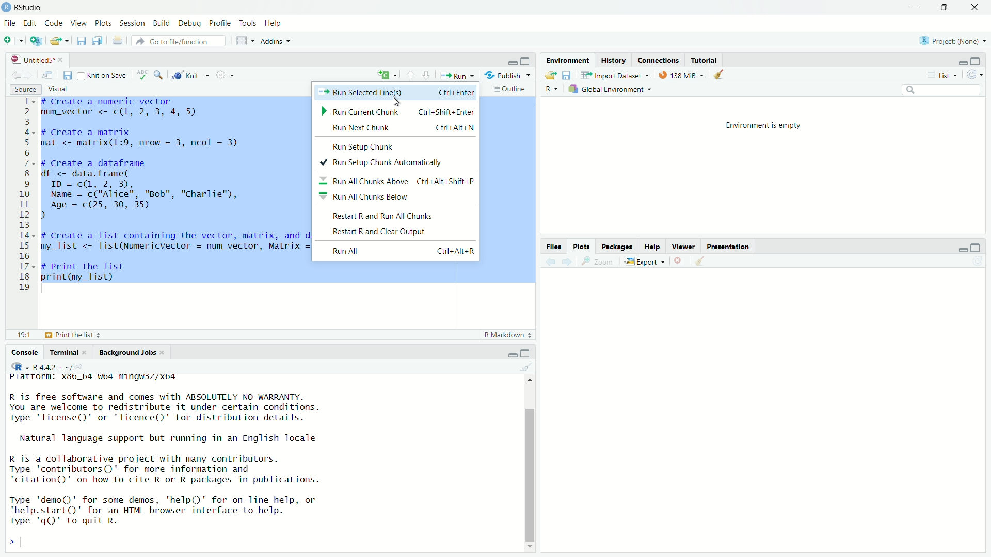 Image resolution: width=991 pixels, height=557 pixels. What do you see at coordinates (529, 367) in the screenshot?
I see `clear` at bounding box center [529, 367].